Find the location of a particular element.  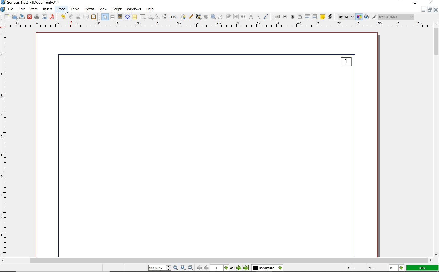

scrollbar is located at coordinates (436, 140).